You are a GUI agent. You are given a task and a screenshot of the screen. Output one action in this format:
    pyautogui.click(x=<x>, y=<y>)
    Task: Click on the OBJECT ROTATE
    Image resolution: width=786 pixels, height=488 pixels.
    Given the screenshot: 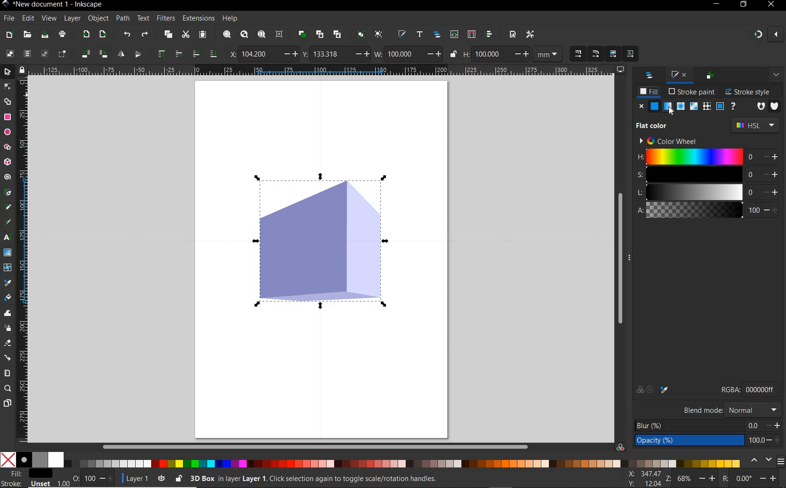 What is the action you would take?
    pyautogui.click(x=102, y=53)
    